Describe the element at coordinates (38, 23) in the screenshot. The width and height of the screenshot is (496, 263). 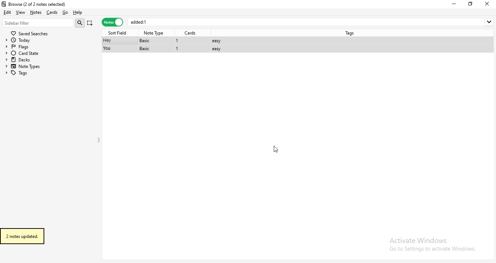
I see `sidebar filter` at that location.